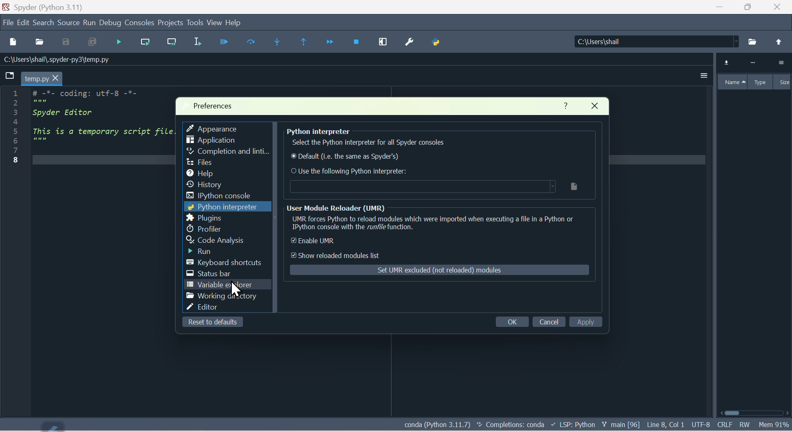  I want to click on Set UMR excluded (not reloaded) modules, so click(441, 270).